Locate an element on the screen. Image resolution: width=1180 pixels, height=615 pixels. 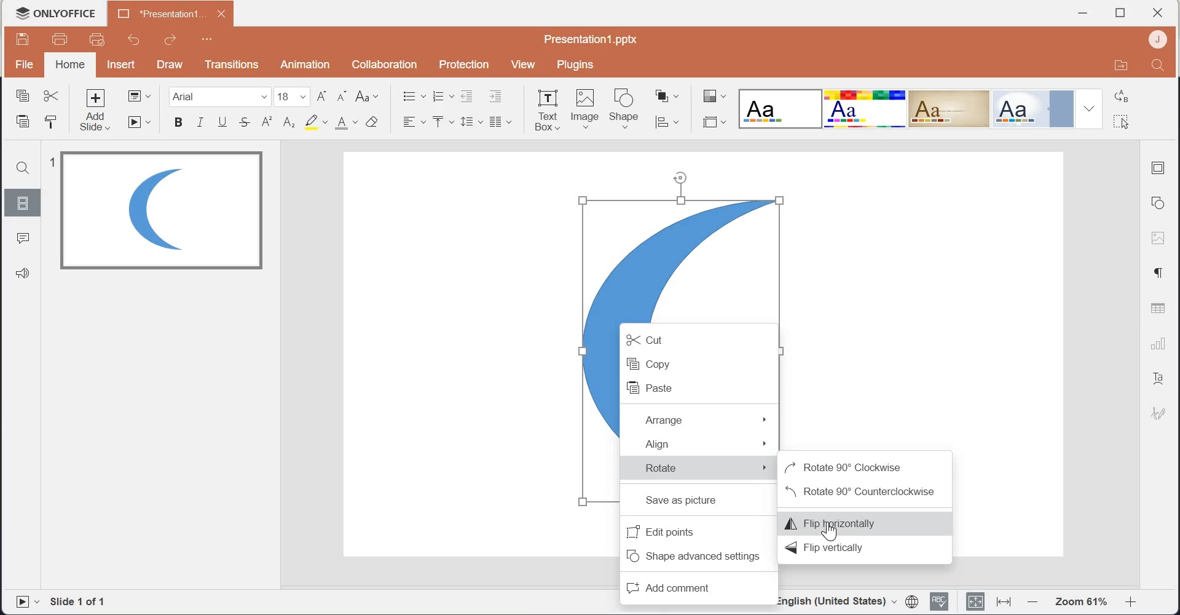
Align is located at coordinates (700, 443).